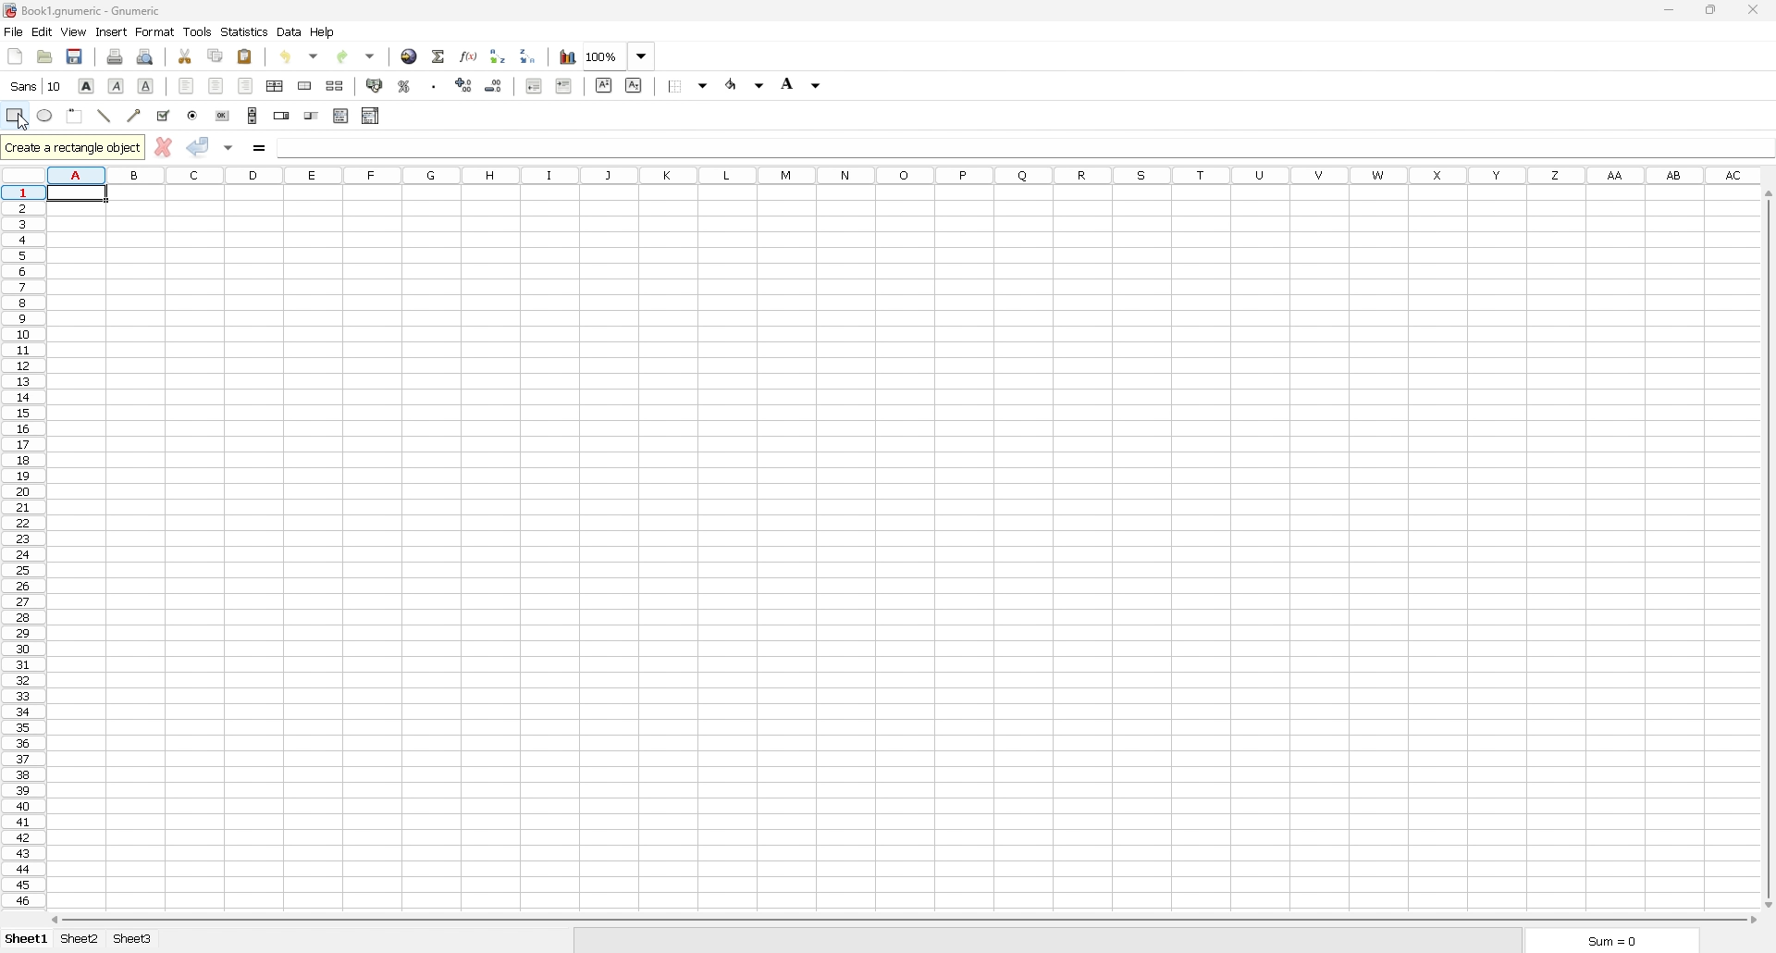 The width and height of the screenshot is (1776, 953). I want to click on format, so click(156, 31).